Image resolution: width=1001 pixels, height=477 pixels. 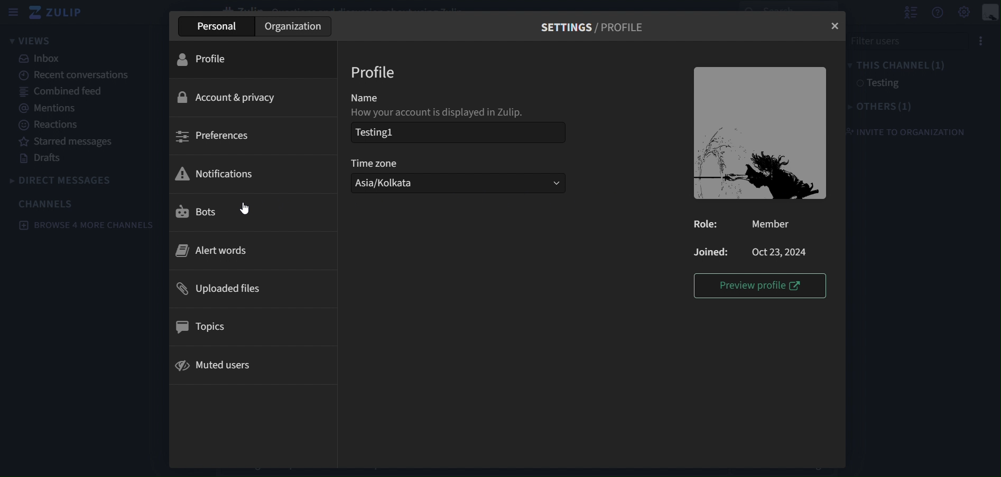 I want to click on this channel, so click(x=902, y=65).